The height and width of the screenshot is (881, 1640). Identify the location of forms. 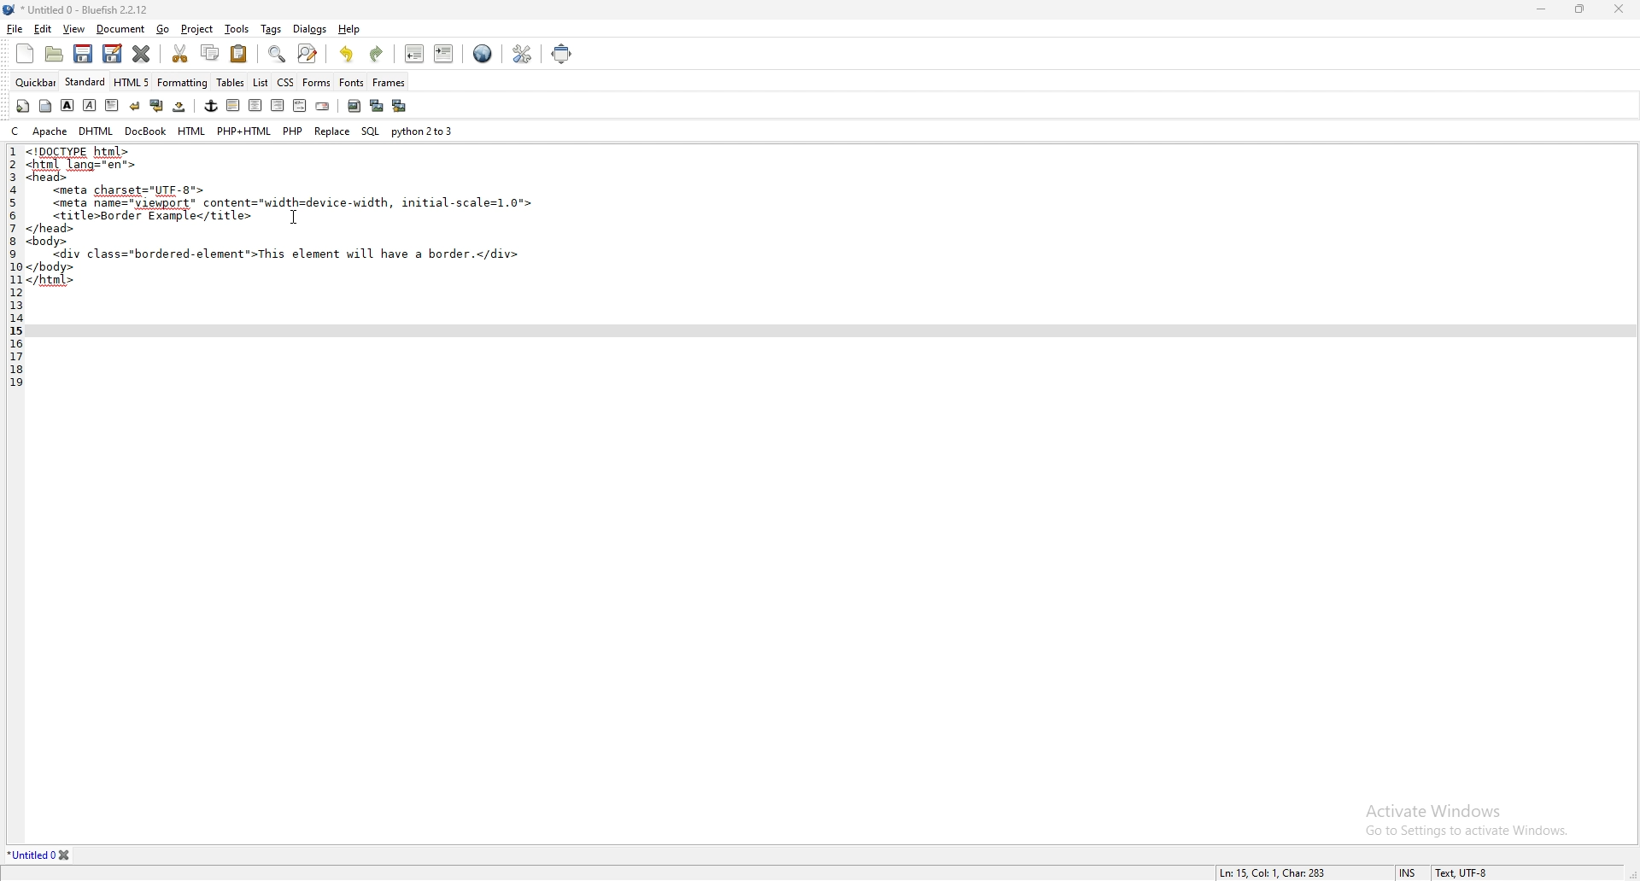
(317, 82).